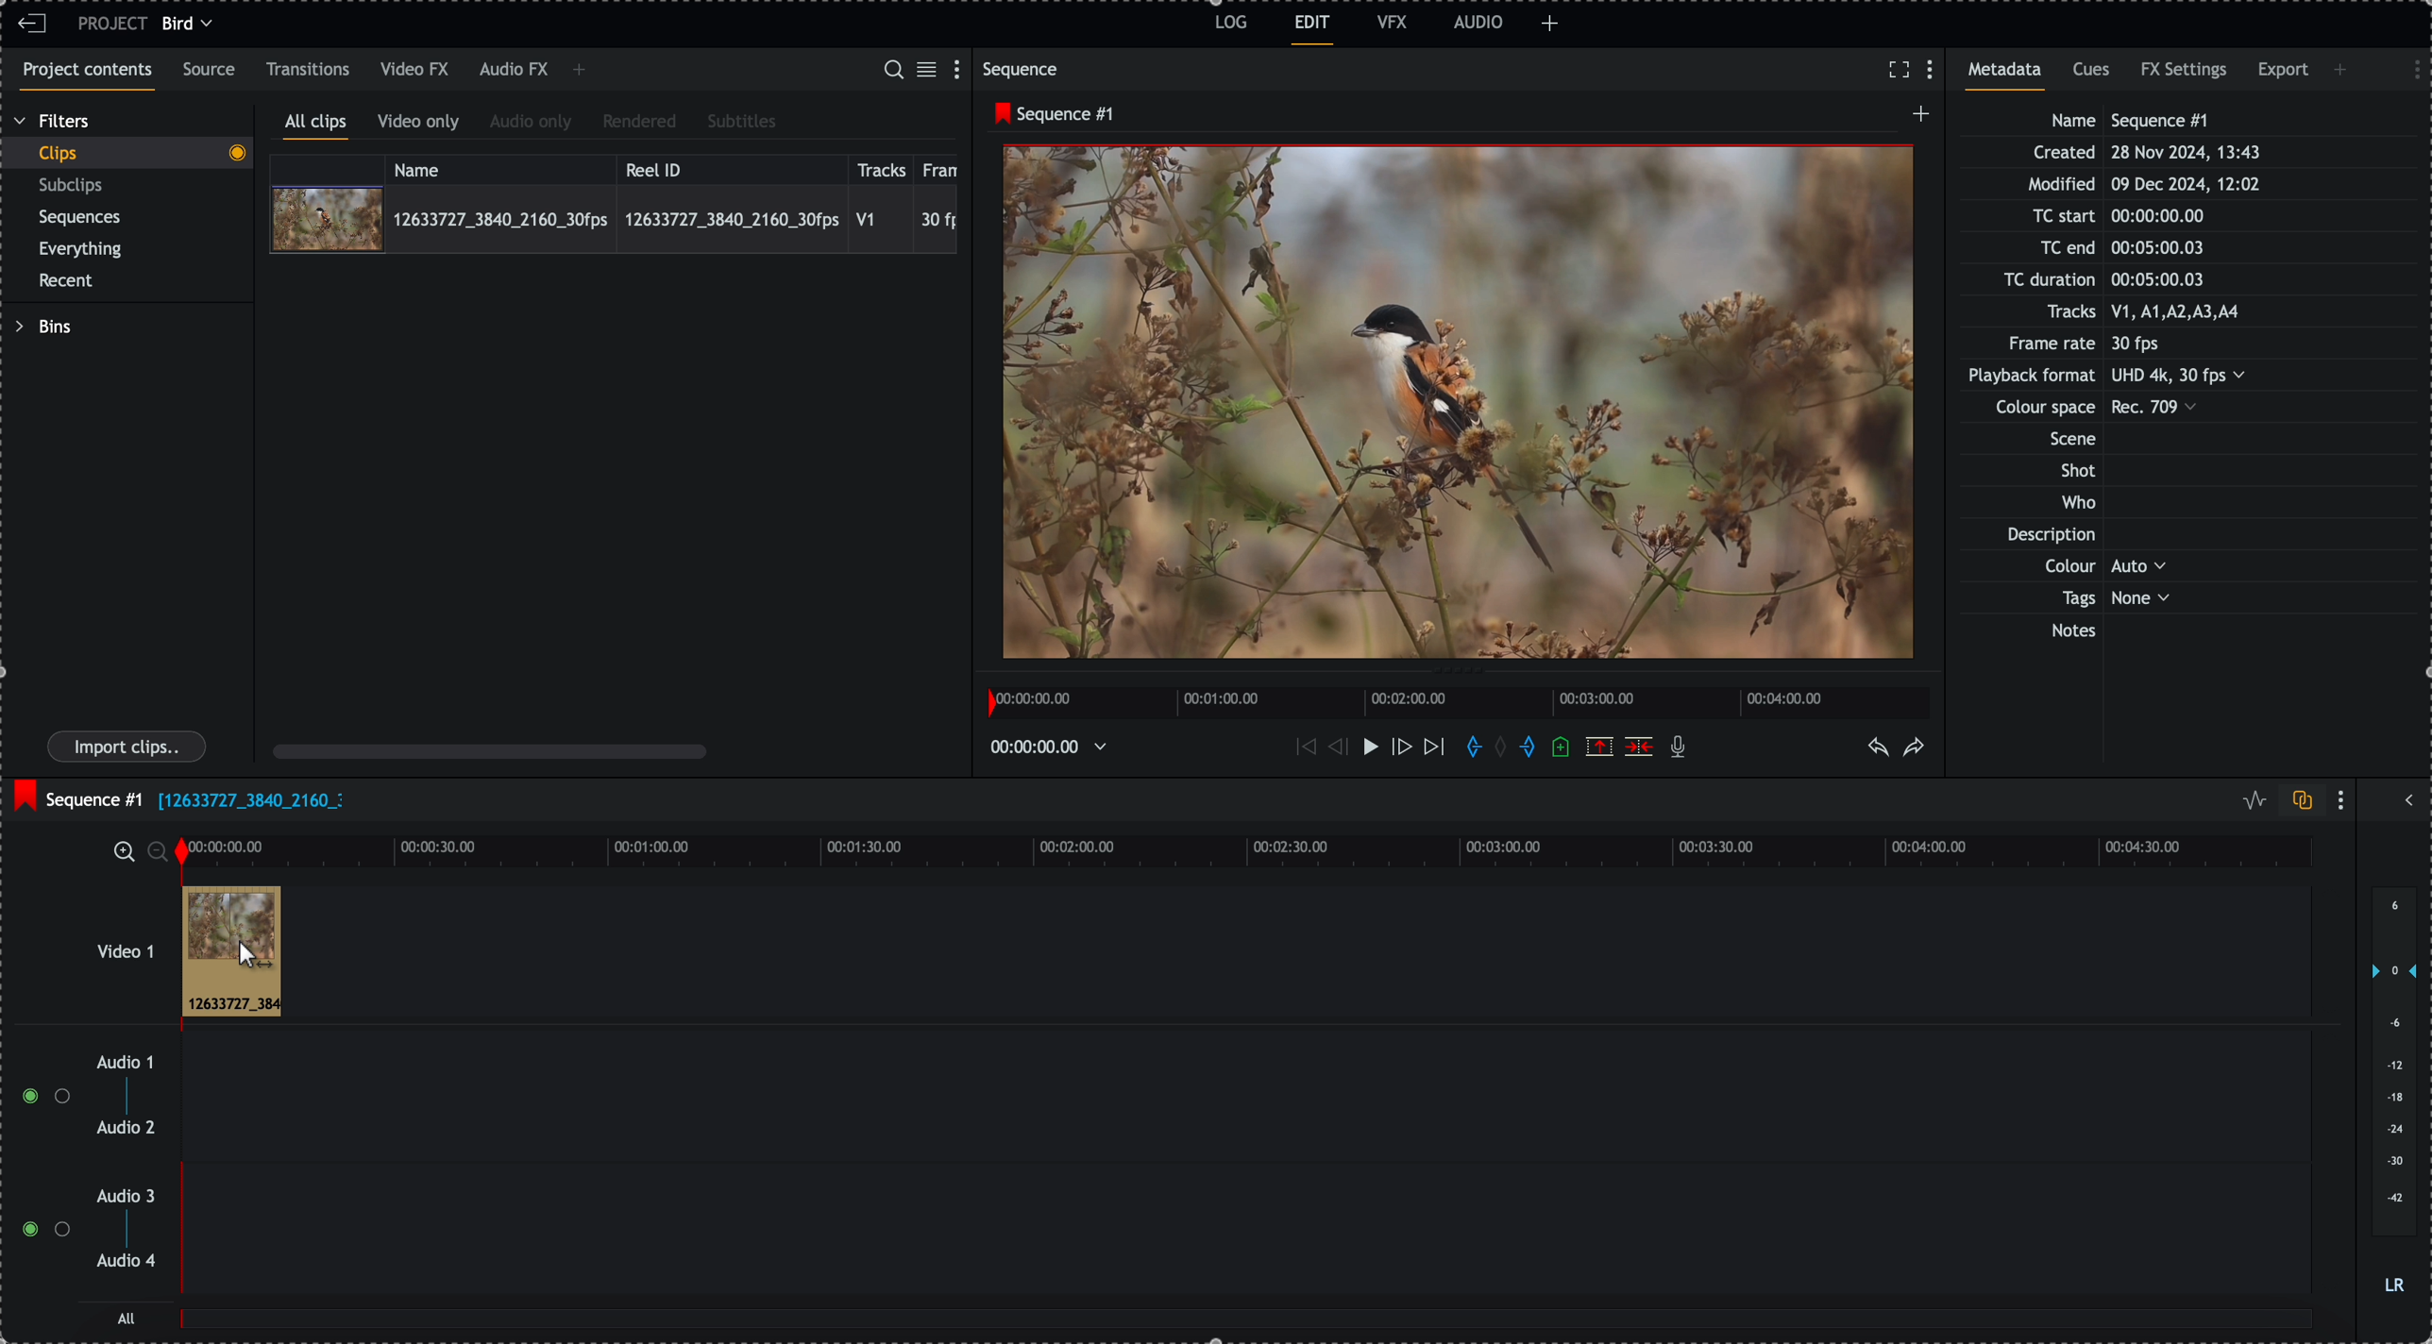  I want to click on undo, so click(1880, 748).